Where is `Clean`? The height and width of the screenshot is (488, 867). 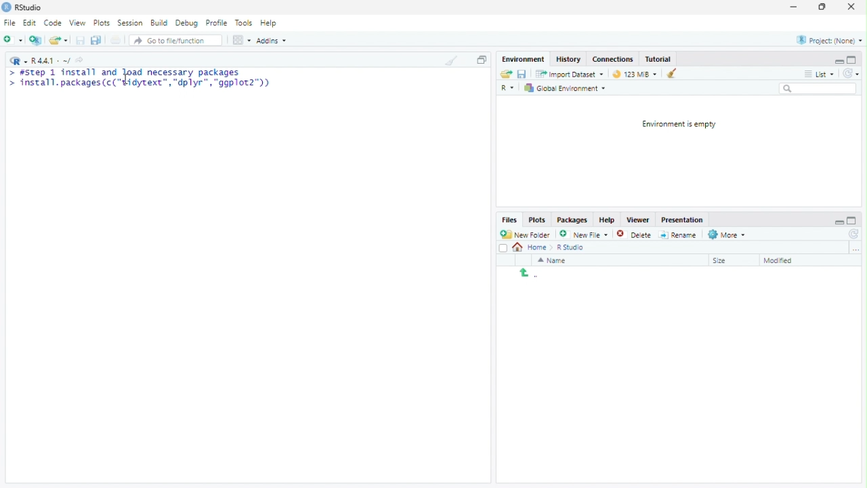 Clean is located at coordinates (669, 73).